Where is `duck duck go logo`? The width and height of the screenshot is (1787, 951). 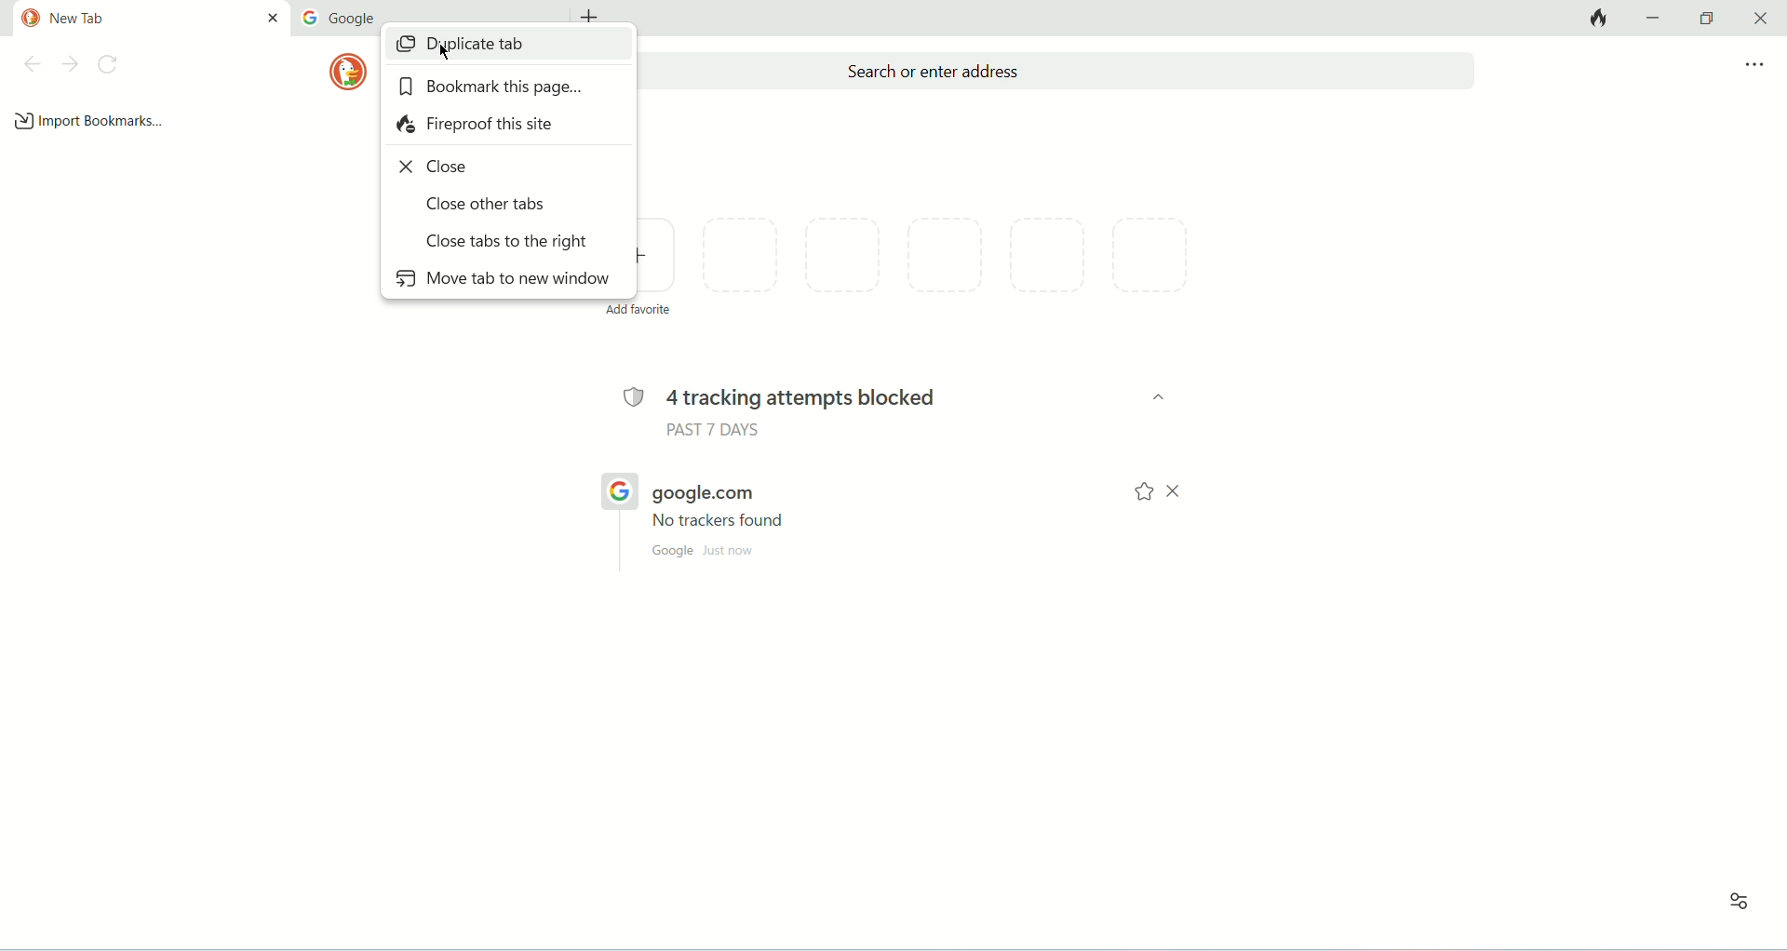 duck duck go logo is located at coordinates (26, 19).